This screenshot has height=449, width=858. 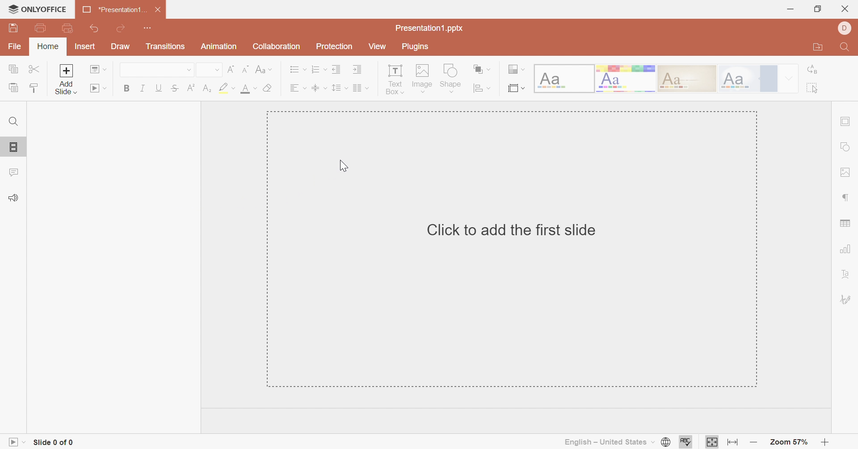 I want to click on Check spelling, so click(x=686, y=441).